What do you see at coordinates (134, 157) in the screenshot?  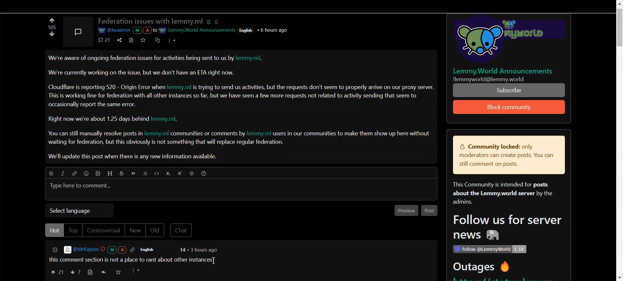 I see `We'll update this post when there is any new information available.` at bounding box center [134, 157].